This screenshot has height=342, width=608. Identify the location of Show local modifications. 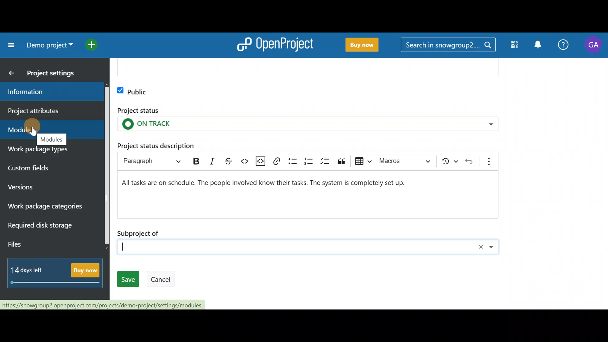
(450, 161).